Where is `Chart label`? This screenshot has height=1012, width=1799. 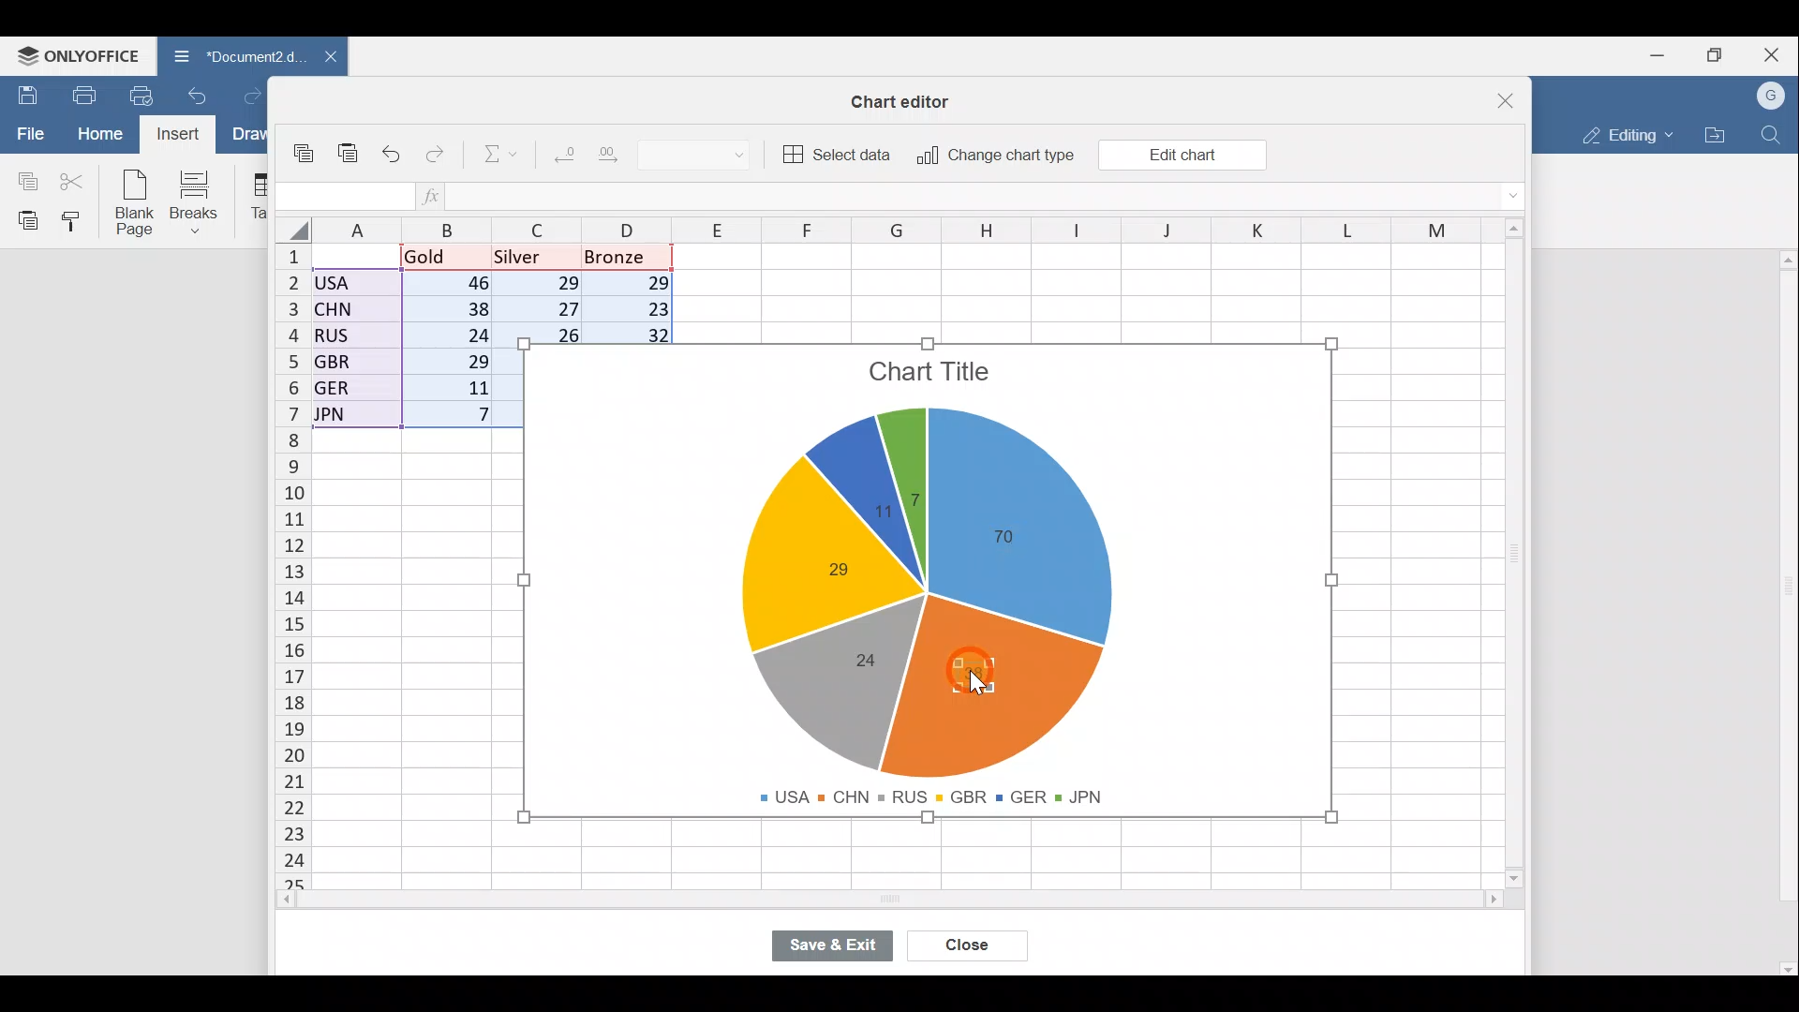 Chart label is located at coordinates (875, 517).